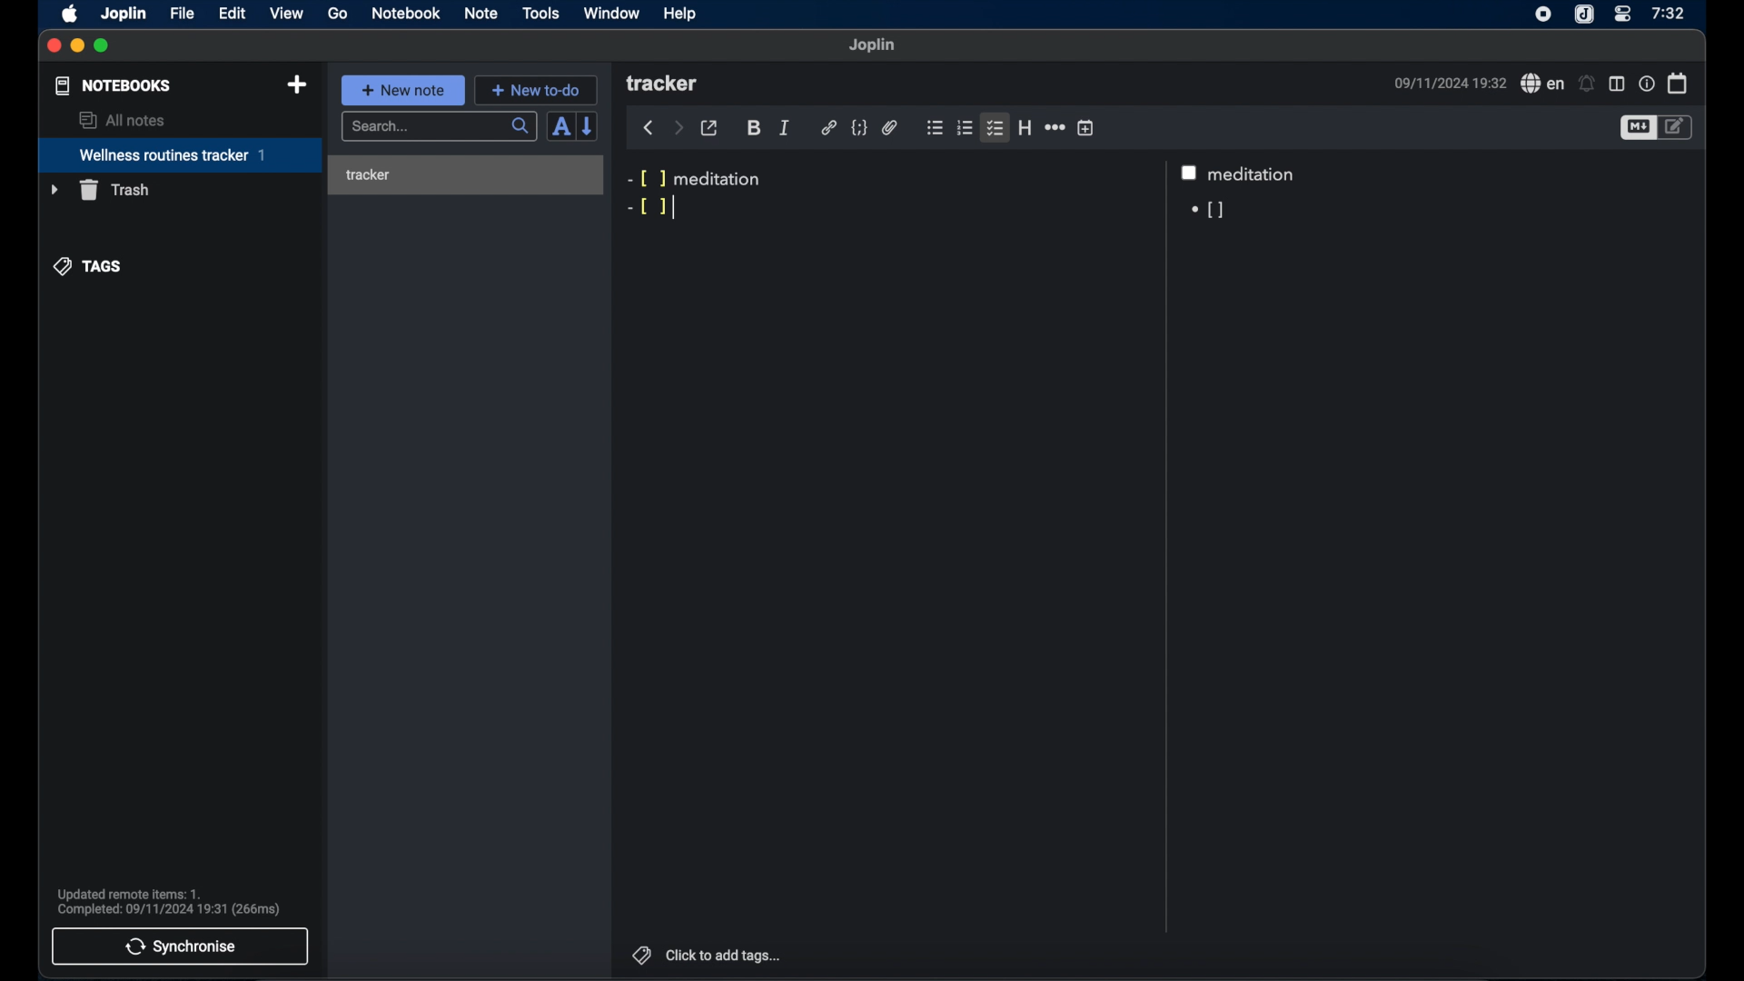 The image size is (1744, 981). I want to click on code, so click(858, 128).